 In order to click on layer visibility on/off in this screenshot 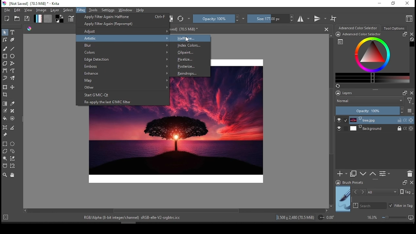, I will do `click(341, 129)`.